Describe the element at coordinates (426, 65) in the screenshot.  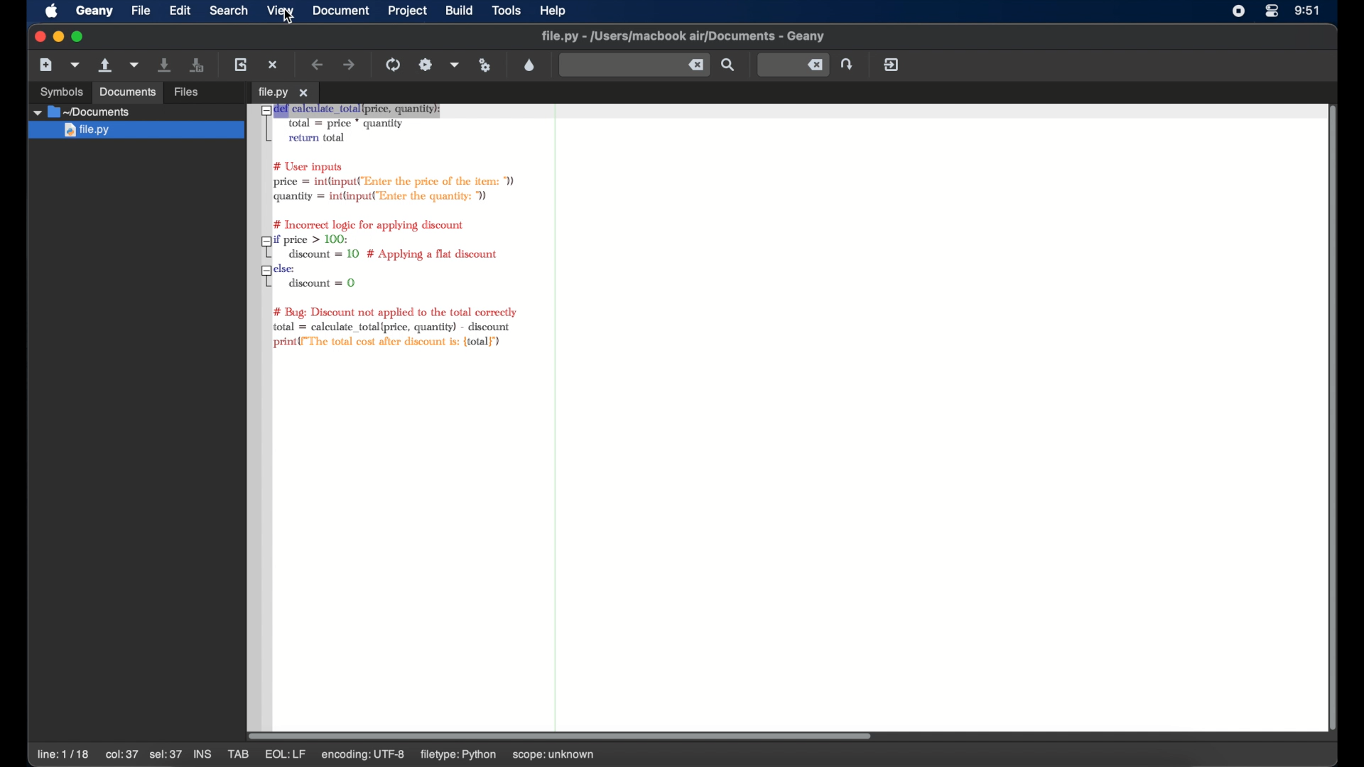
I see `build the current file` at that location.